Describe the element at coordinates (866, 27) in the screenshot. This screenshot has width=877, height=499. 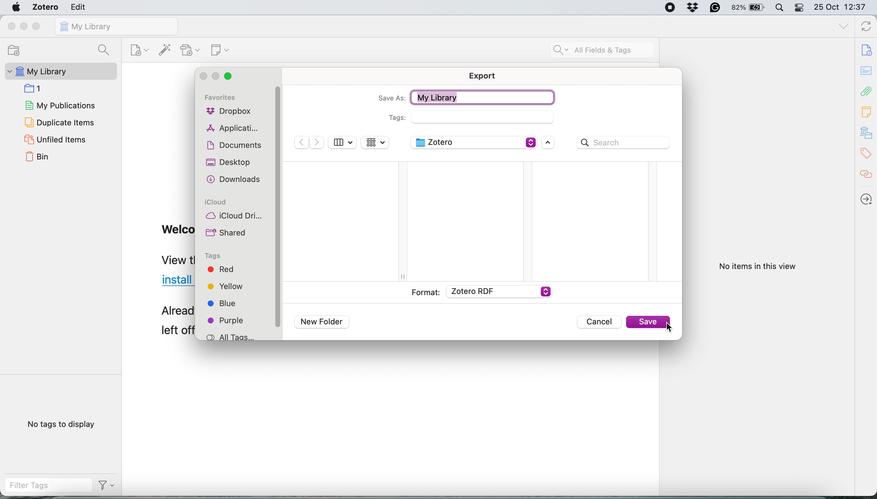
I see `sync with zotero.org` at that location.